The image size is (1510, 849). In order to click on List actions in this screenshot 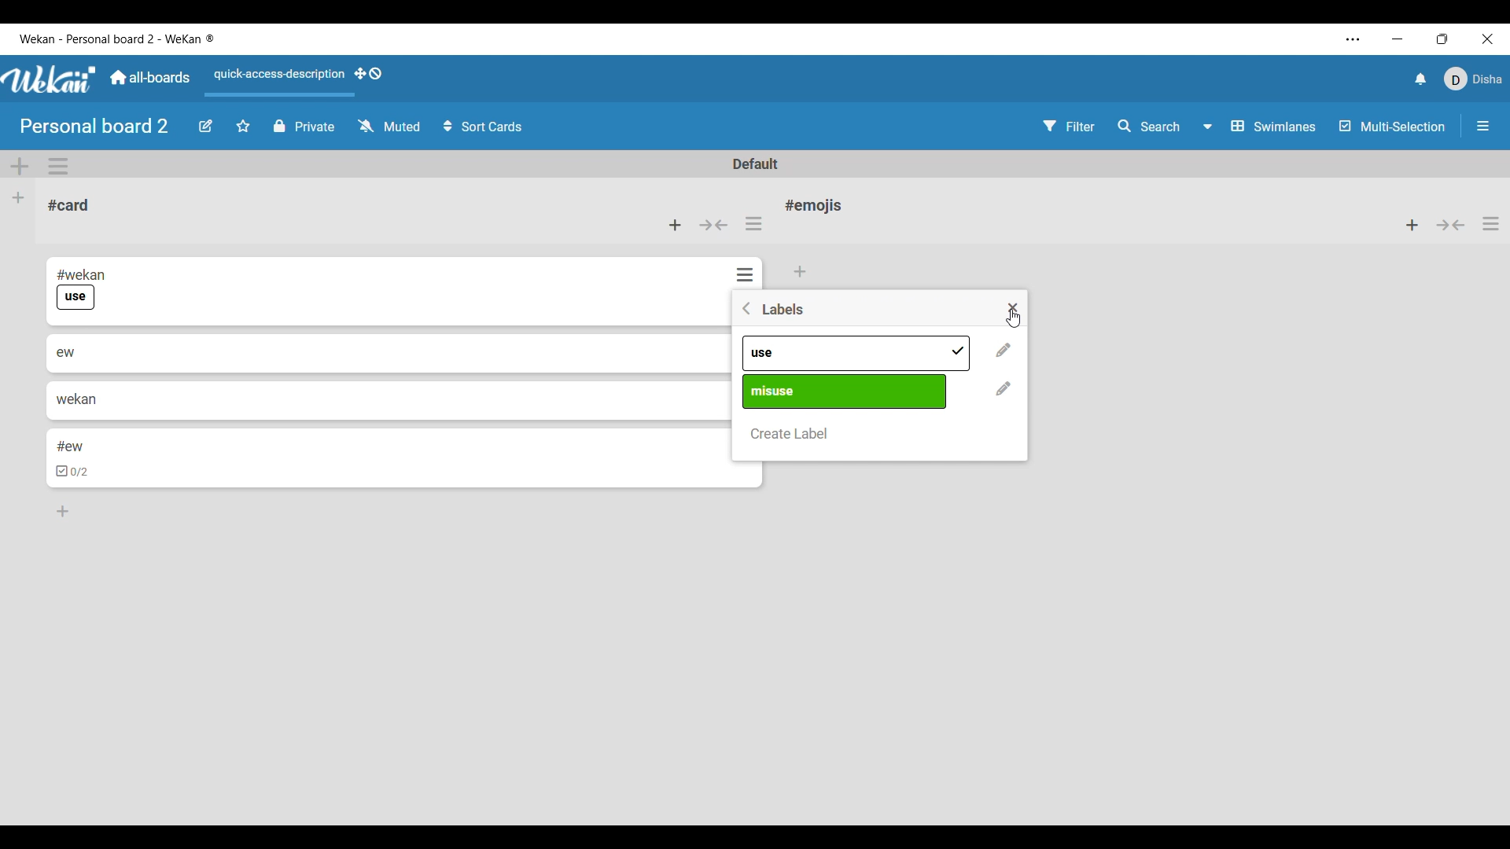, I will do `click(753, 223)`.